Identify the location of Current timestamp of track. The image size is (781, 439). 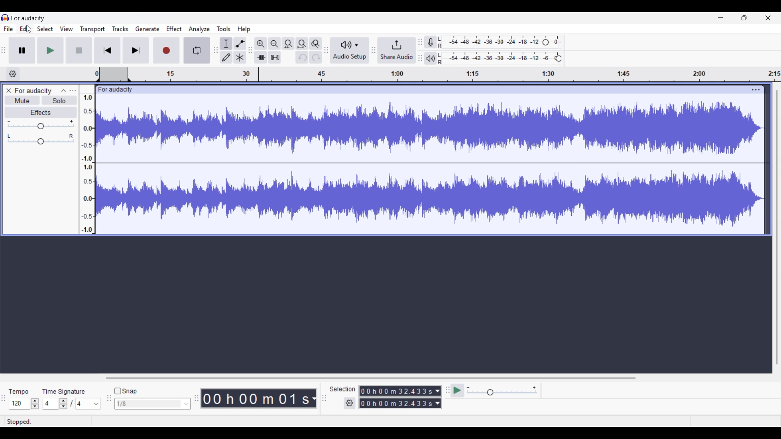
(255, 398).